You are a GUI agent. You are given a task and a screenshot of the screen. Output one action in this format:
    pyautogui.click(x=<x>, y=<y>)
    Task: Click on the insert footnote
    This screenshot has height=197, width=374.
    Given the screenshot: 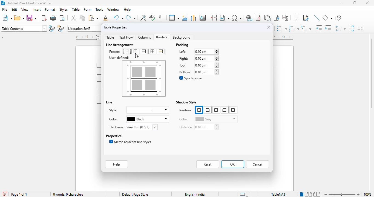 What is the action you would take?
    pyautogui.click(x=258, y=18)
    